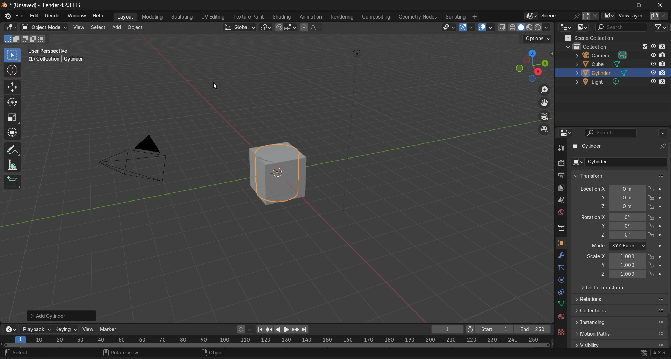  What do you see at coordinates (545, 90) in the screenshot?
I see `zoom in/out in the view` at bounding box center [545, 90].